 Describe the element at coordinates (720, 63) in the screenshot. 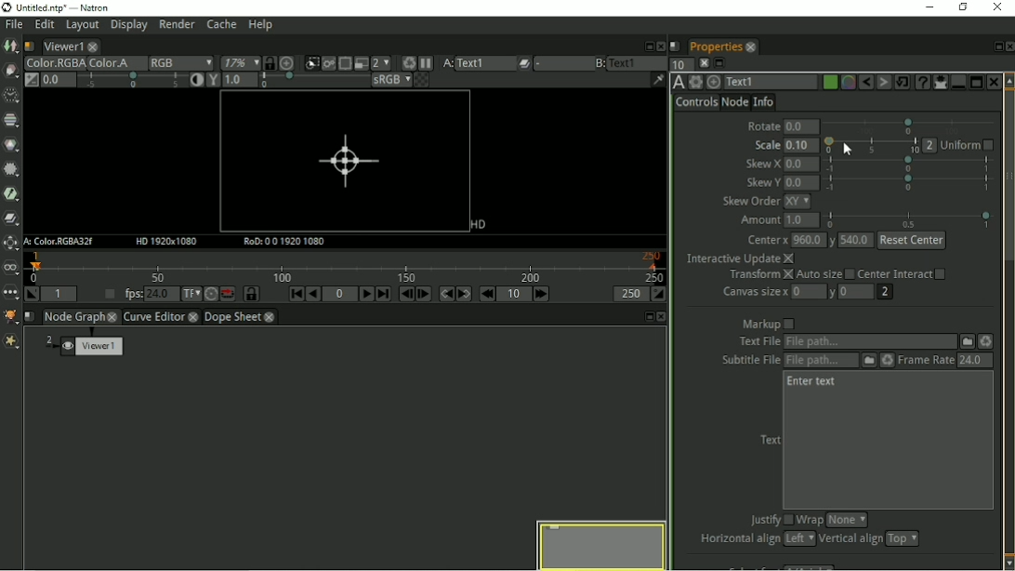

I see `Float pane` at that location.